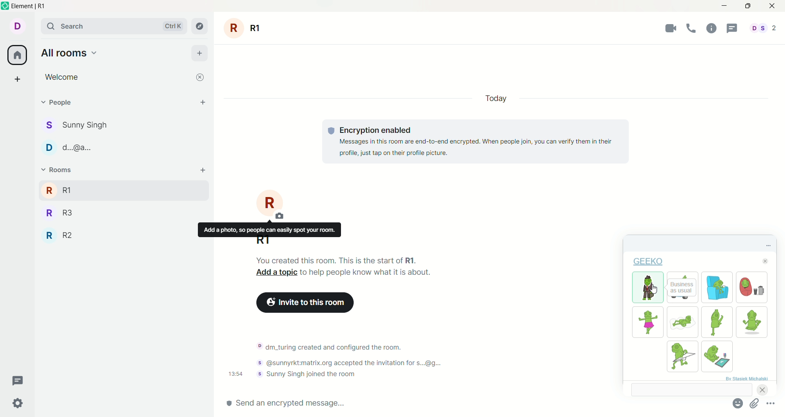  Describe the element at coordinates (5, 6) in the screenshot. I see `Element logo` at that location.